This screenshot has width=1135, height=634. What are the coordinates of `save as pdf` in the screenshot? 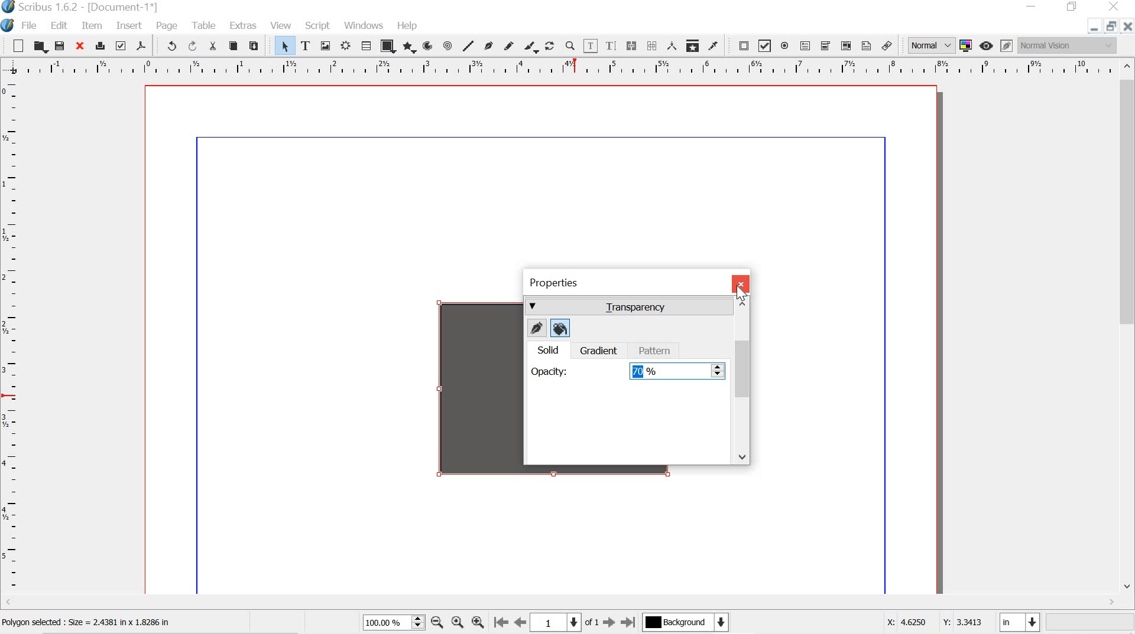 It's located at (141, 46).